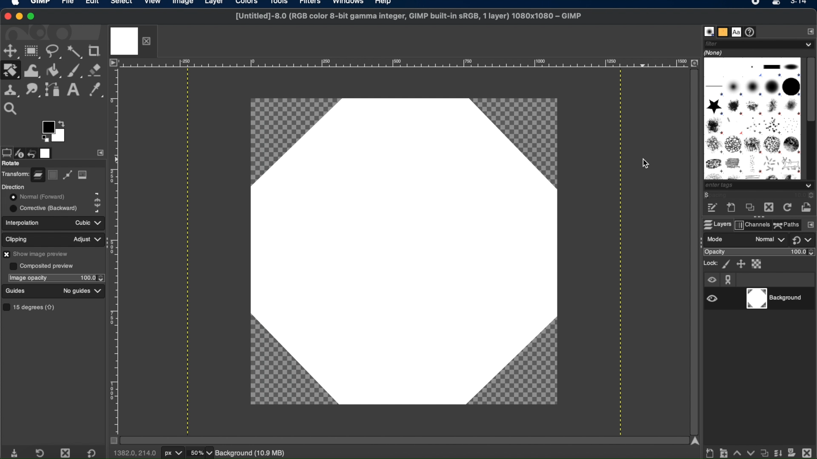 Image resolution: width=817 pixels, height=459 pixels. Describe the element at coordinates (95, 453) in the screenshot. I see `restore to default value` at that location.